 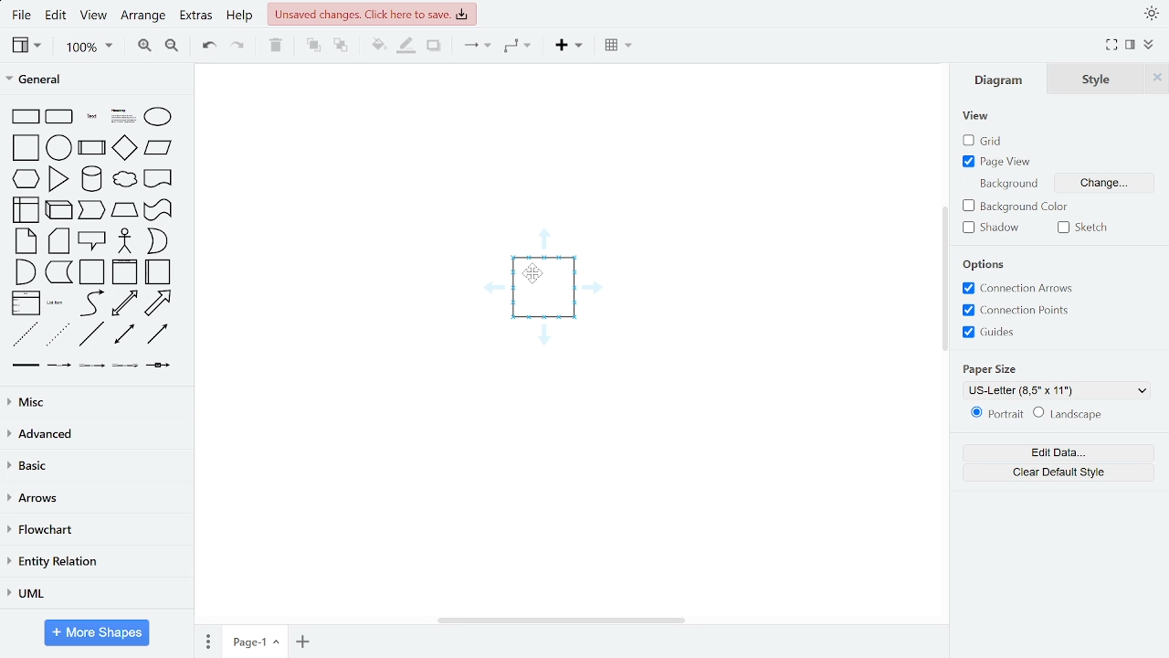 I want to click on general, so click(x=93, y=79).